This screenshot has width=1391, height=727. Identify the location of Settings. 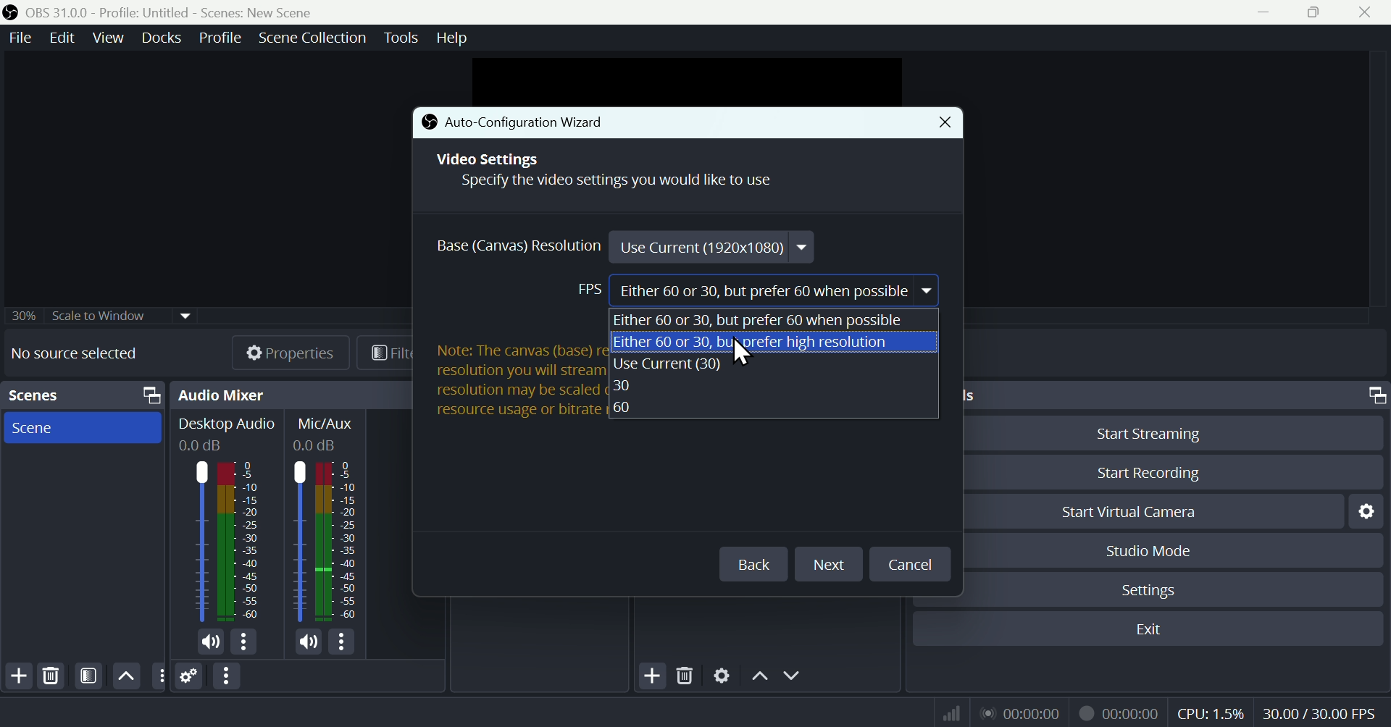
(722, 673).